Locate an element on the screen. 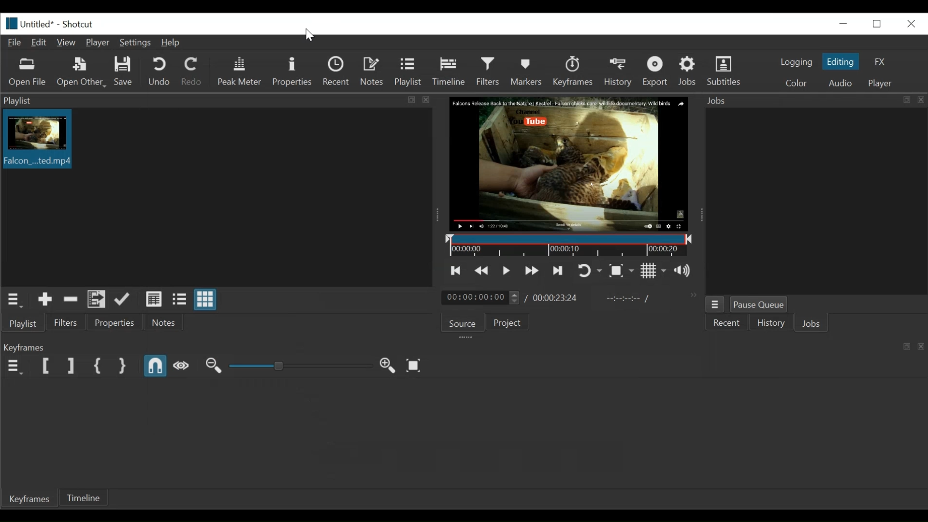  Properties is located at coordinates (113, 322).